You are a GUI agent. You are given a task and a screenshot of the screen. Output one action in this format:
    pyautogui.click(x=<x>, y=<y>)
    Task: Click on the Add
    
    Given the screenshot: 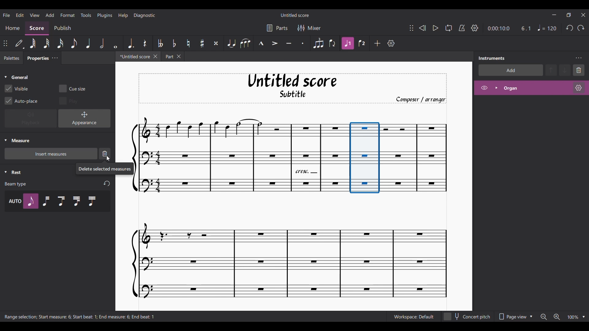 What is the action you would take?
    pyautogui.click(x=377, y=43)
    